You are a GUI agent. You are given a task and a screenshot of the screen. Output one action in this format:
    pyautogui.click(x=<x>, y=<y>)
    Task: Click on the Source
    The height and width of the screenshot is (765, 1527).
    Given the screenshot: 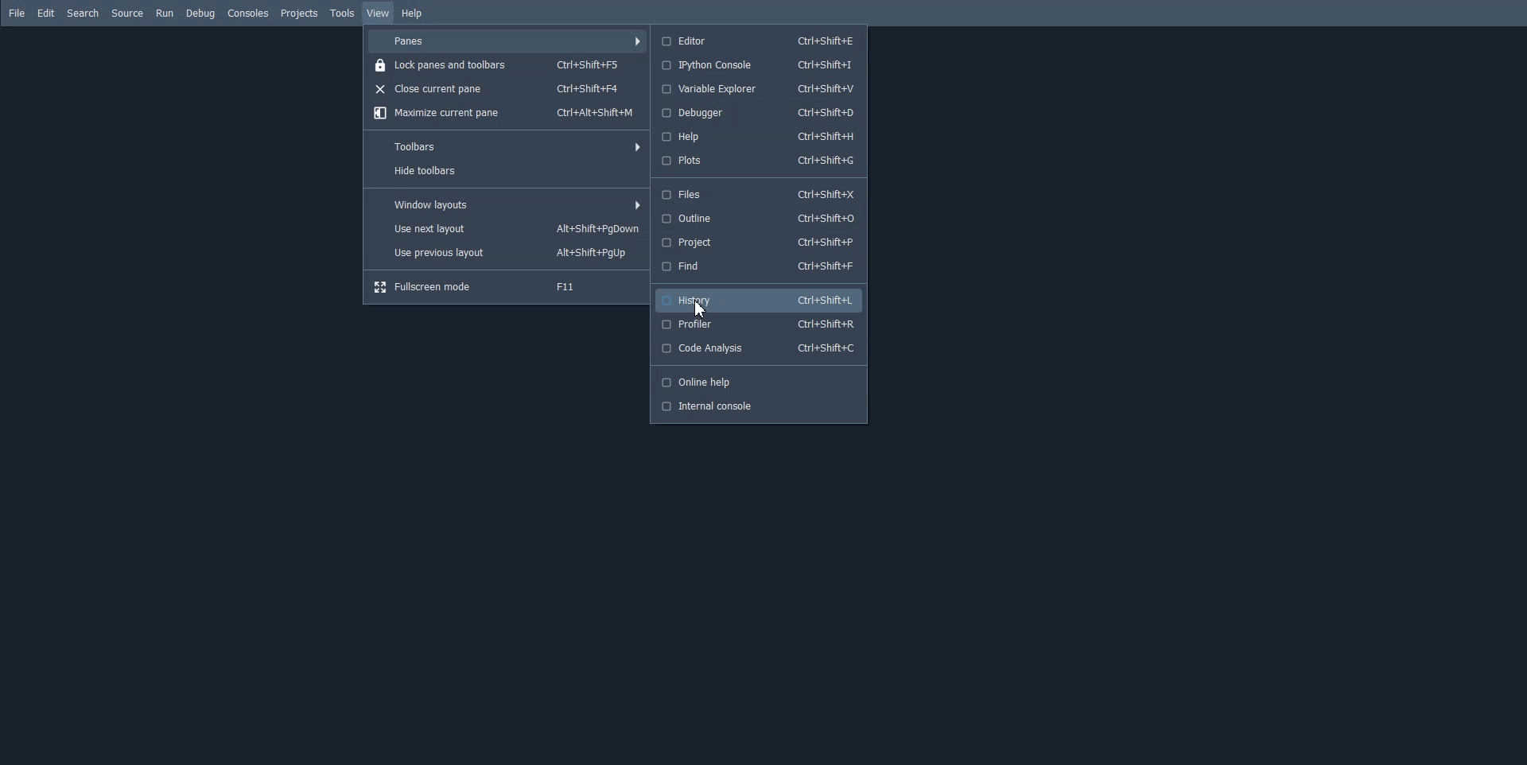 What is the action you would take?
    pyautogui.click(x=127, y=14)
    